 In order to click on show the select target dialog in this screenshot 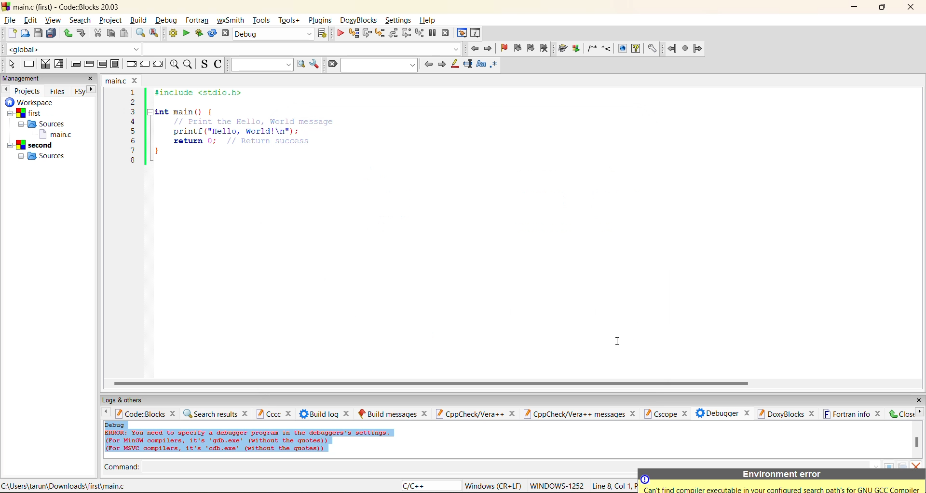, I will do `click(323, 33)`.